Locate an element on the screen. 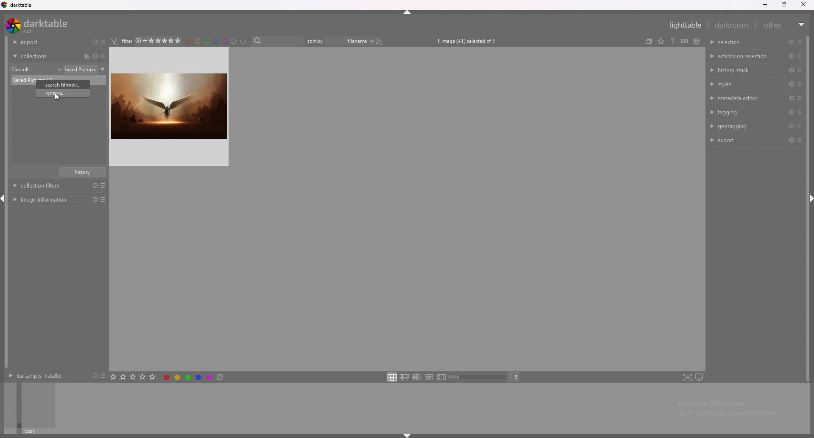 The height and width of the screenshot is (438, 814). toggle focus peaking mode is located at coordinates (687, 377).